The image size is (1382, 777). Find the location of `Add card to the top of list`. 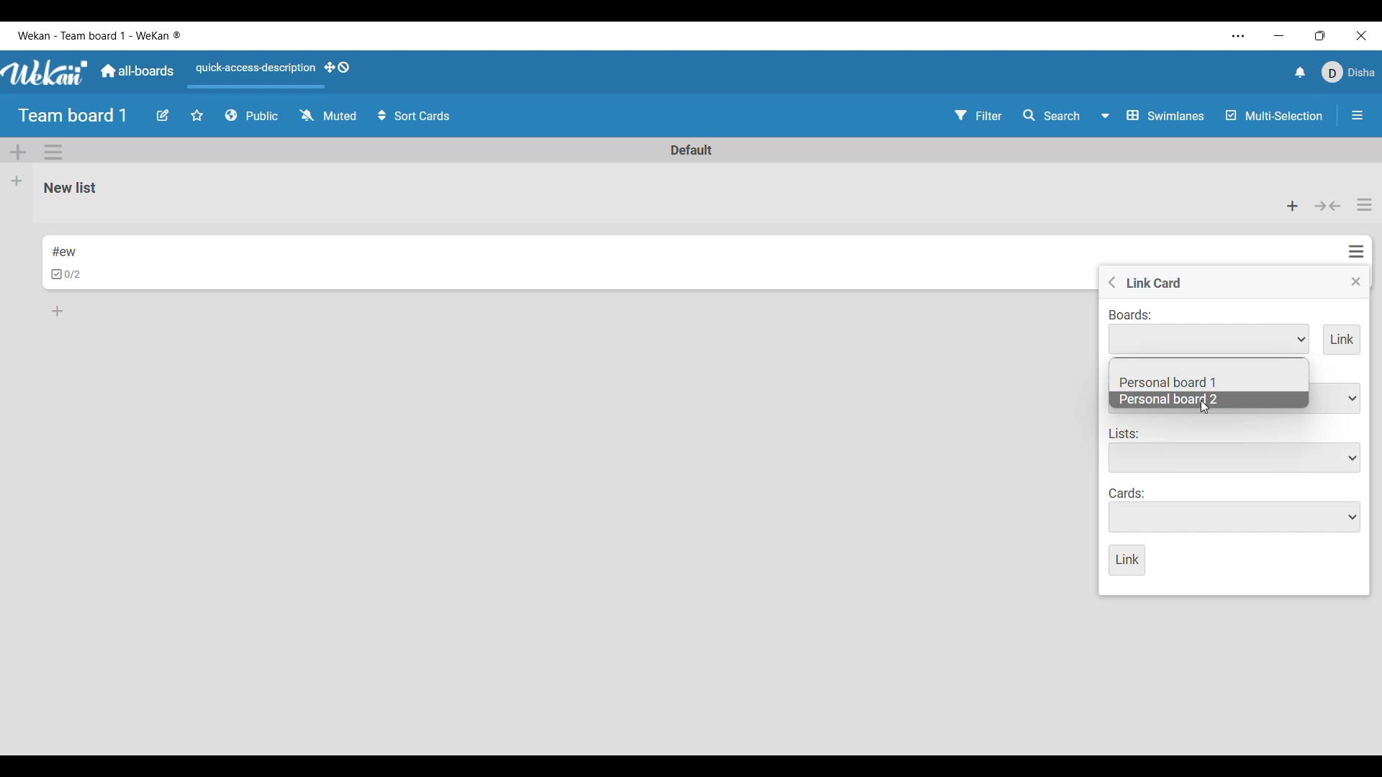

Add card to the top of list is located at coordinates (1293, 206).